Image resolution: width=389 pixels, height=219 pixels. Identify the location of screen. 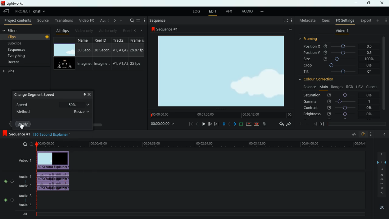
(284, 20).